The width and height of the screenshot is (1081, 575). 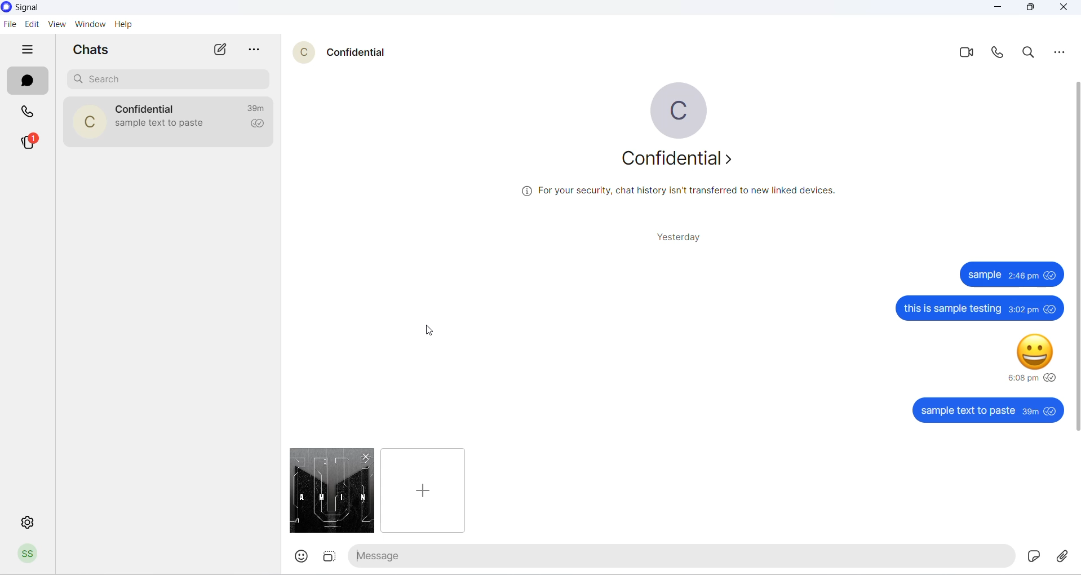 I want to click on emojis, so click(x=303, y=556).